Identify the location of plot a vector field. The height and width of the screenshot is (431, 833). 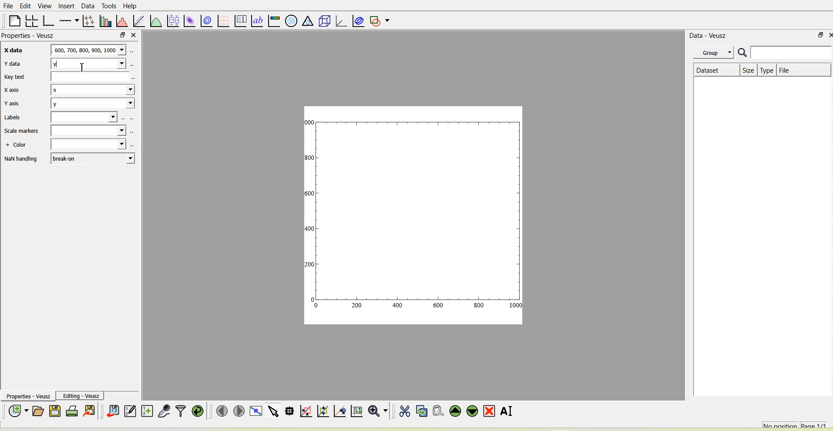
(223, 20).